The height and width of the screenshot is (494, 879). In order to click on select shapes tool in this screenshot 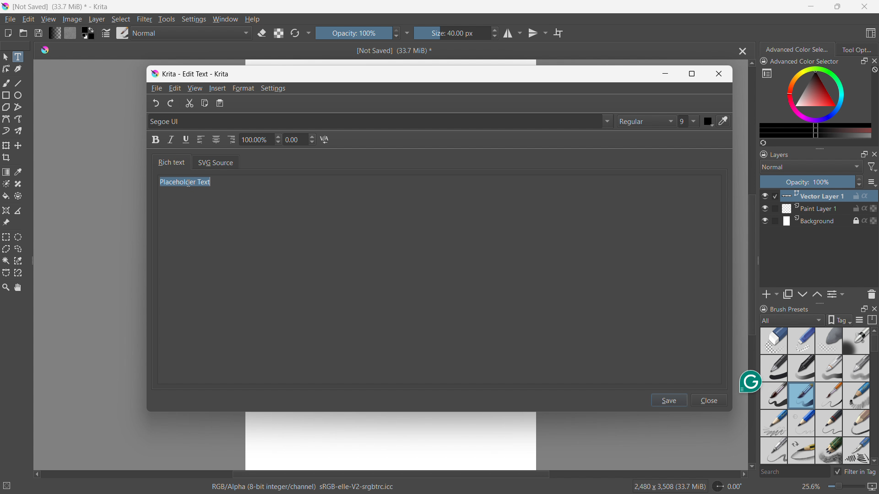, I will do `click(5, 57)`.